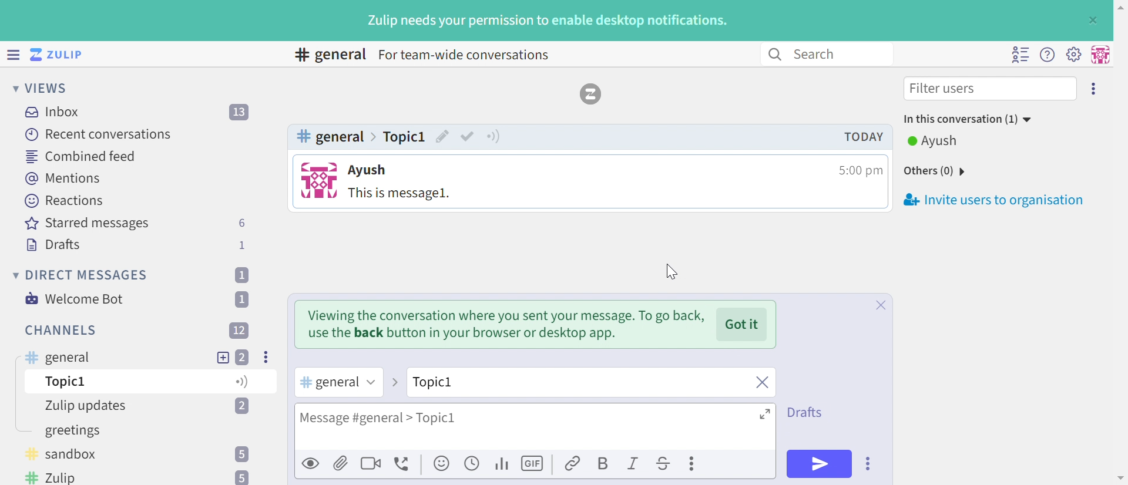 The height and width of the screenshot is (485, 1128). I want to click on options, so click(267, 356).